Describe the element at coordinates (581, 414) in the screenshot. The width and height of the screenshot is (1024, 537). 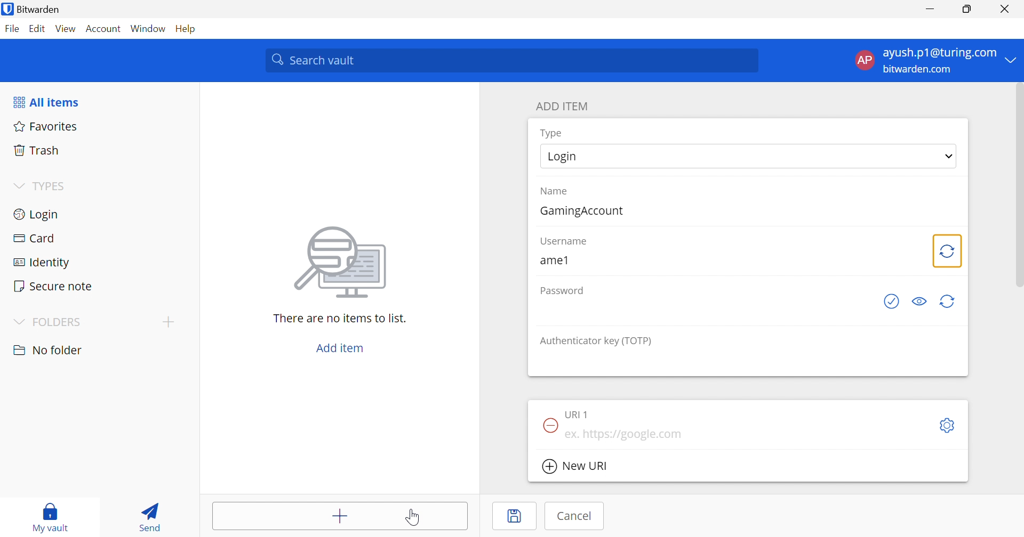
I see `URI 1` at that location.